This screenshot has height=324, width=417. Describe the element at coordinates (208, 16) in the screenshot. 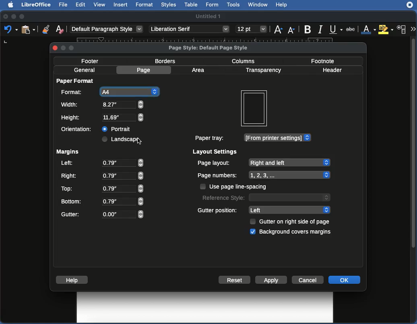

I see `Name` at that location.